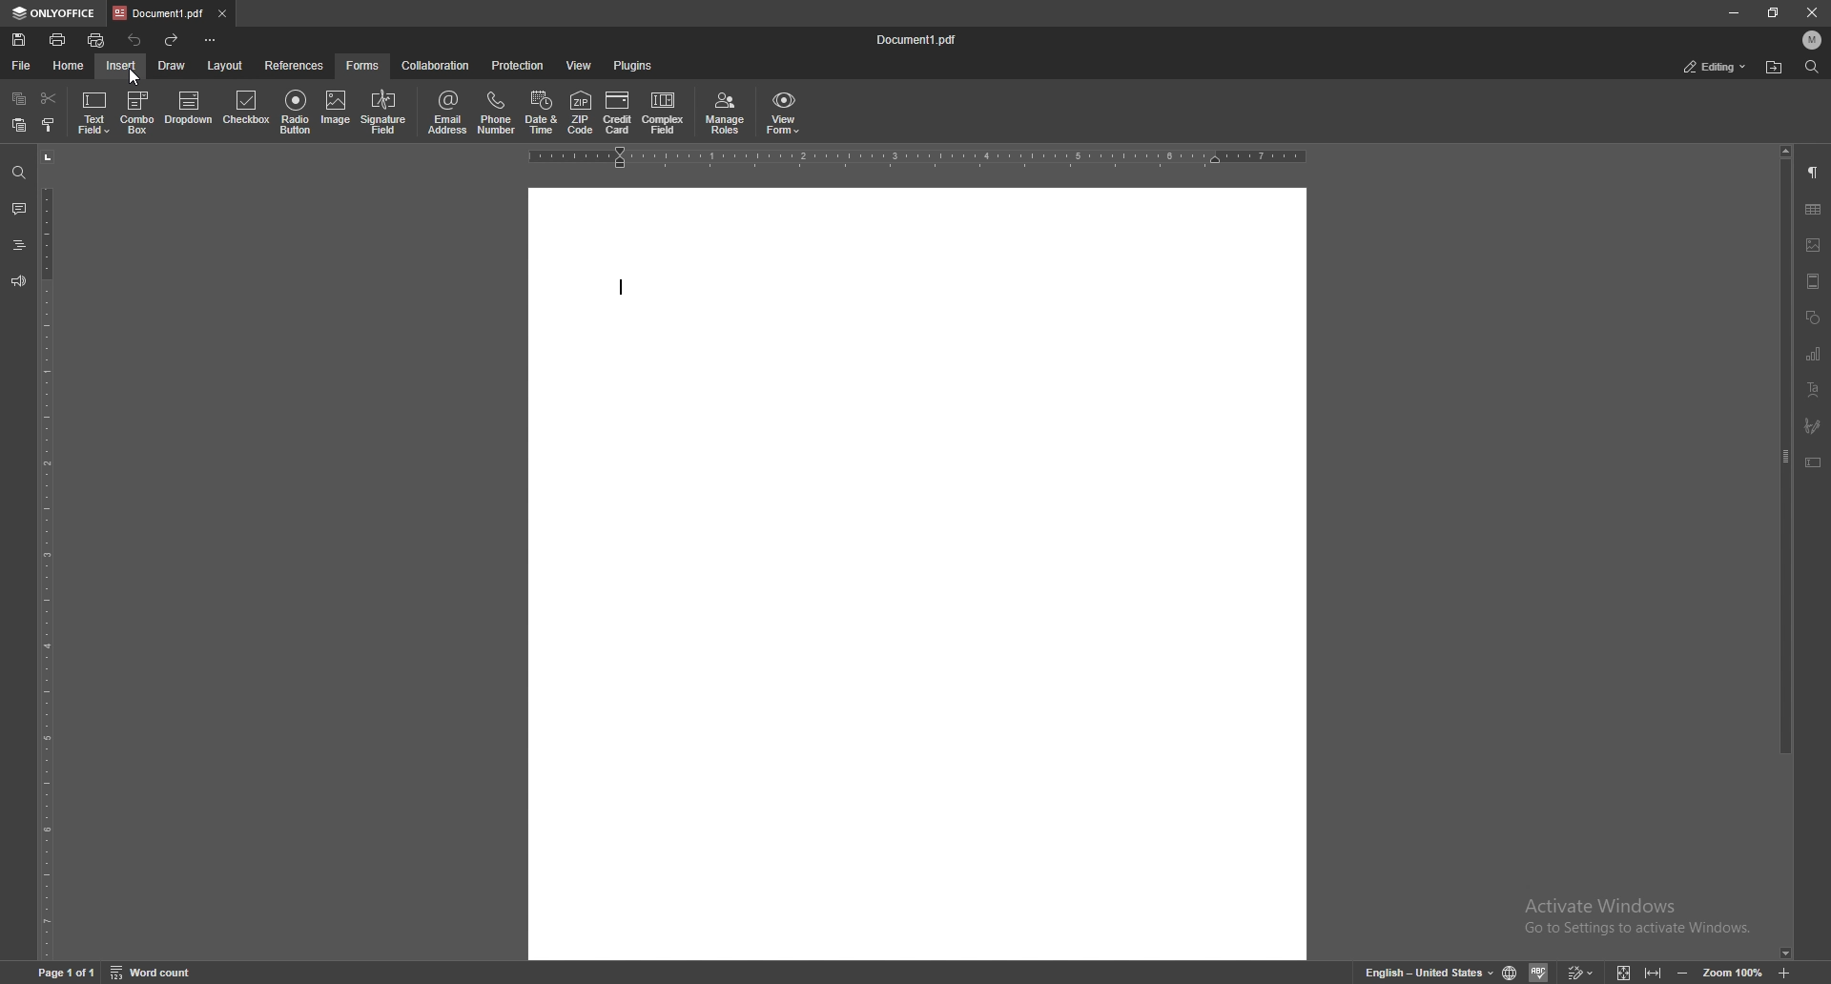 The height and width of the screenshot is (984, 1831). What do you see at coordinates (295, 65) in the screenshot?
I see `references` at bounding box center [295, 65].